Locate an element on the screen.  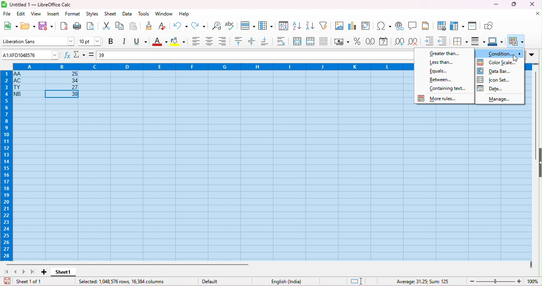
insert special characters is located at coordinates (384, 26).